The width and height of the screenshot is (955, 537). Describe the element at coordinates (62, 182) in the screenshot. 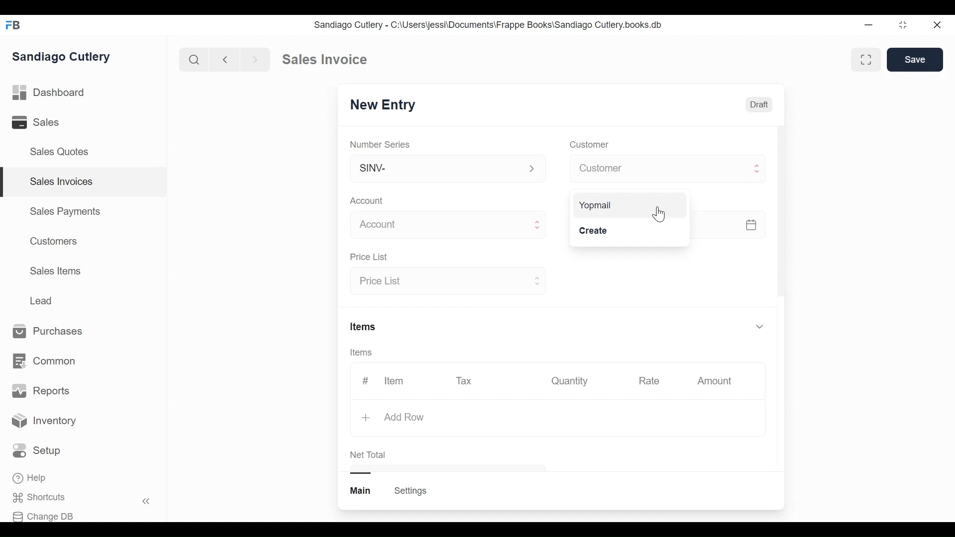

I see `Sales Invoices` at that location.